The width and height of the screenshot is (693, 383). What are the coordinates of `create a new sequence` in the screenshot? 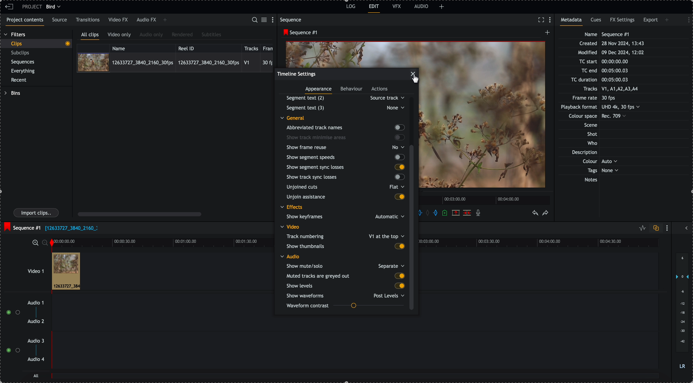 It's located at (546, 34).